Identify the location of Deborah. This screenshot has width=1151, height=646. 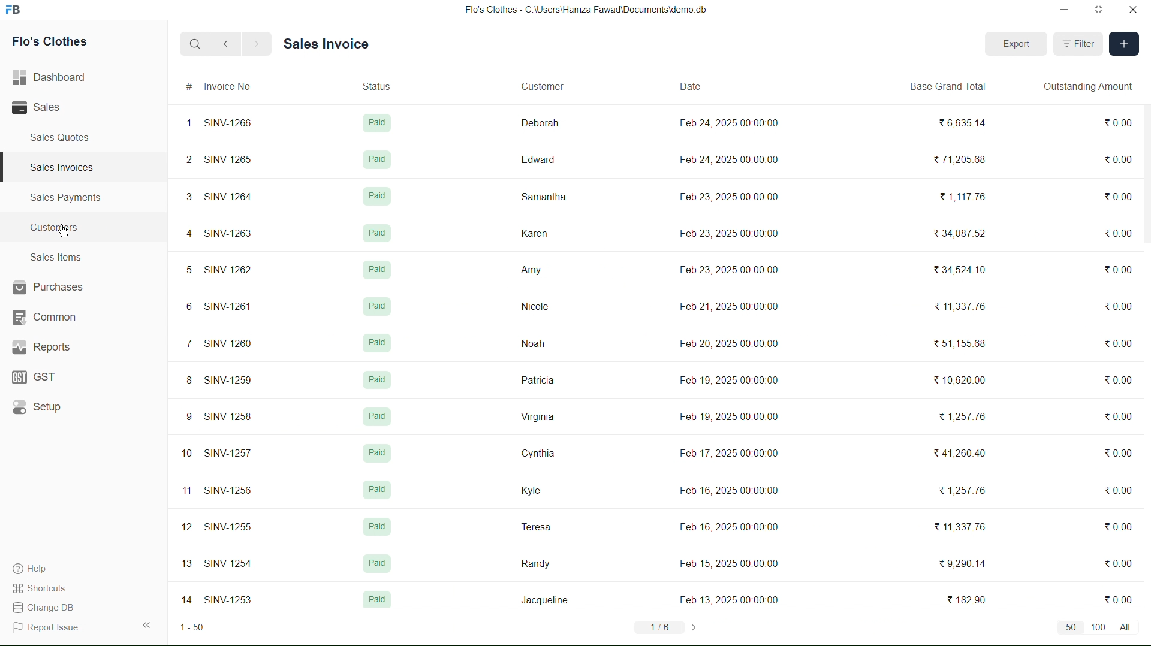
(537, 120).